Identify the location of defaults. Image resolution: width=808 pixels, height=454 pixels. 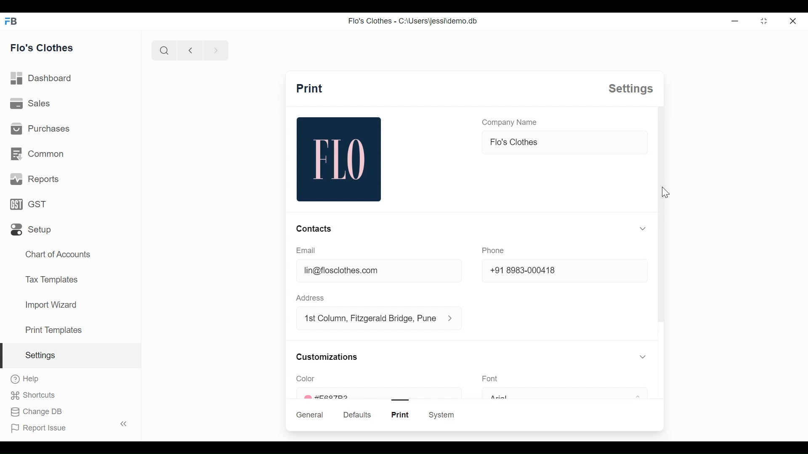
(358, 415).